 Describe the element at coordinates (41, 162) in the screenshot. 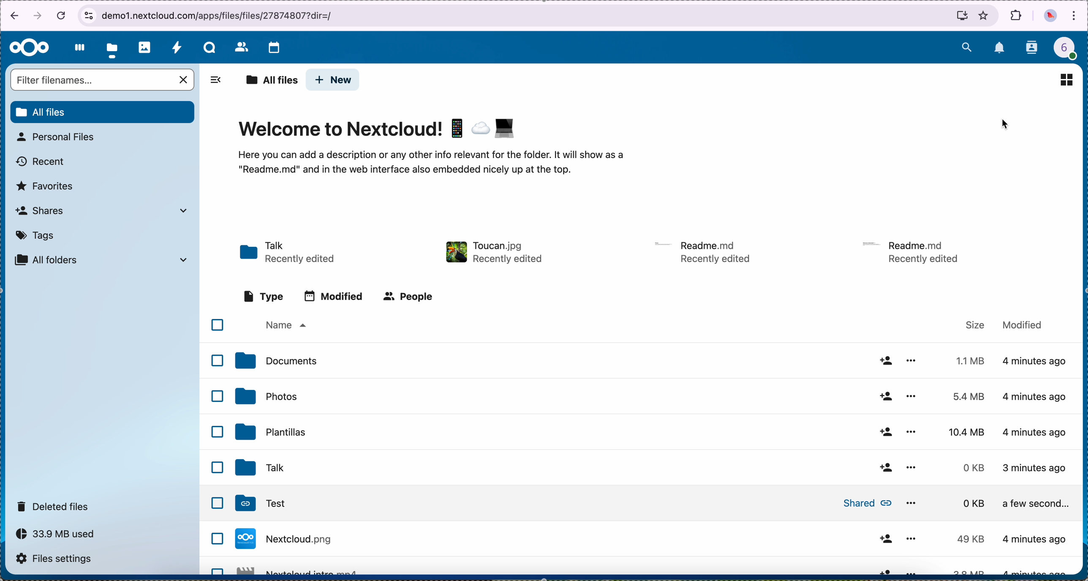

I see `recent` at that location.